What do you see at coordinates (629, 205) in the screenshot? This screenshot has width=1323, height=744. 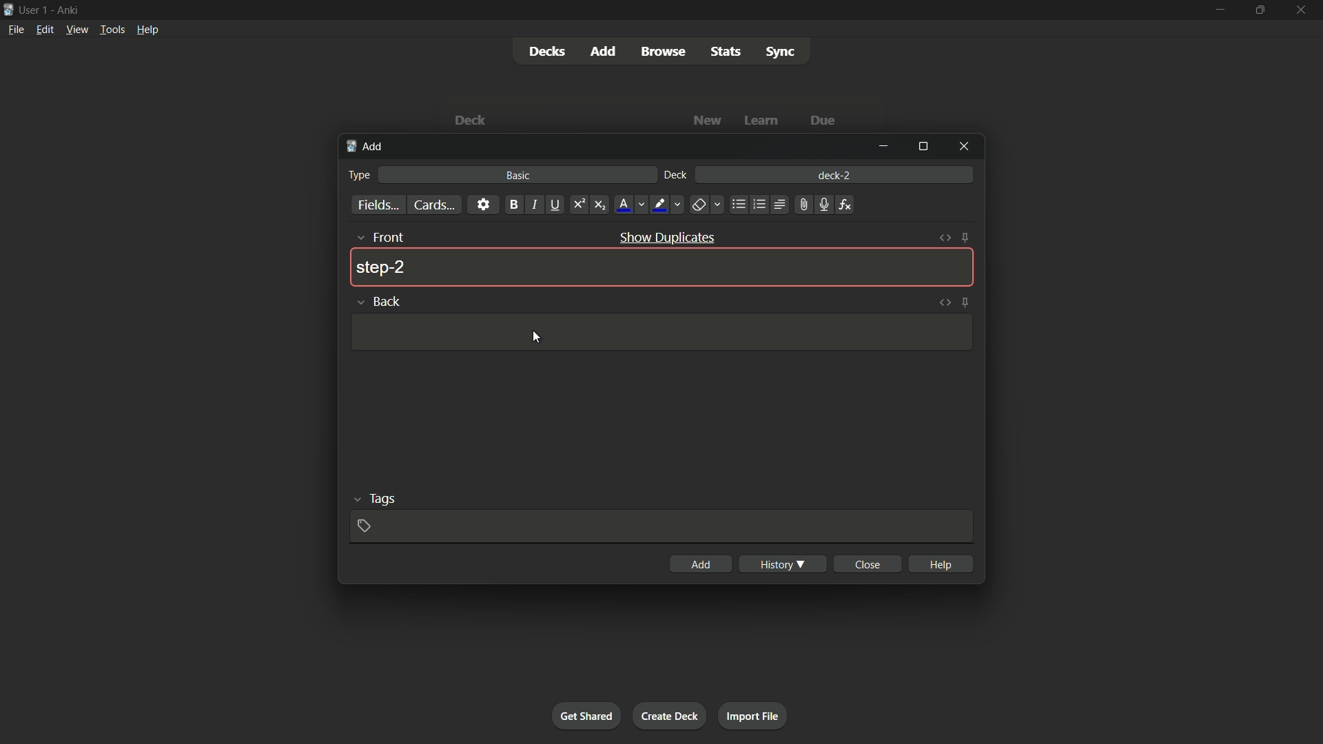 I see `font color` at bounding box center [629, 205].